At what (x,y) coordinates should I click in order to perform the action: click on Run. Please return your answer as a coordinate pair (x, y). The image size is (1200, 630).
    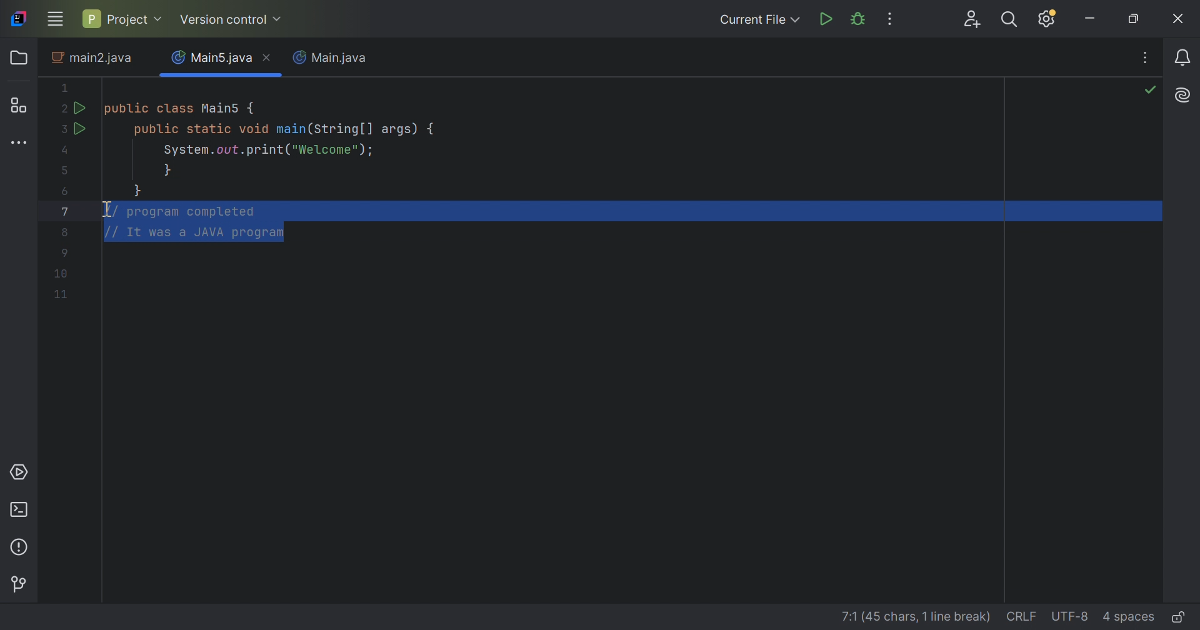
    Looking at the image, I should click on (828, 19).